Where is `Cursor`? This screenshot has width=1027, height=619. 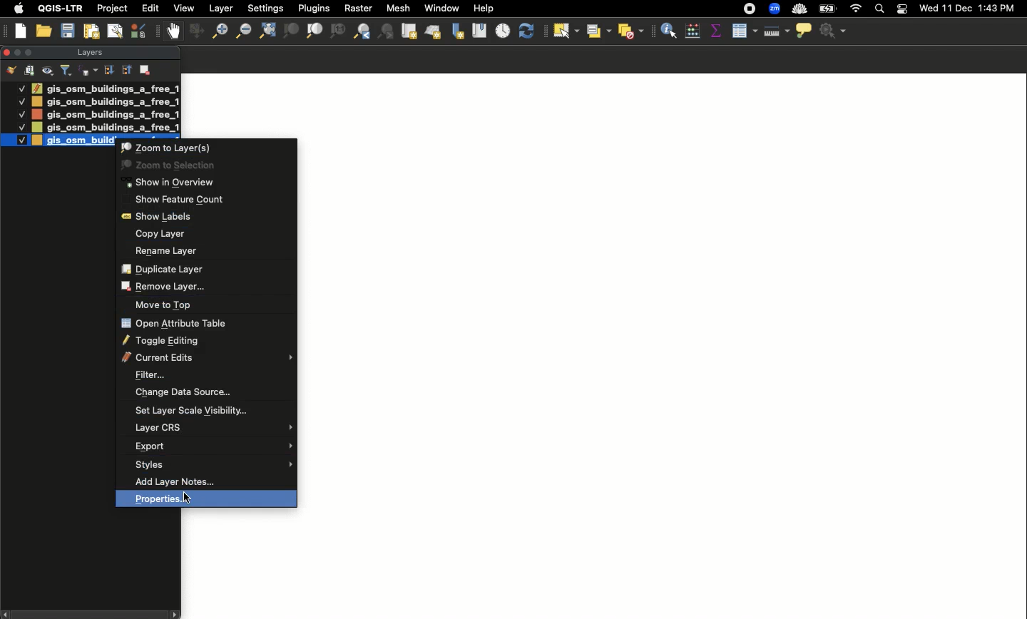
Cursor is located at coordinates (187, 499).